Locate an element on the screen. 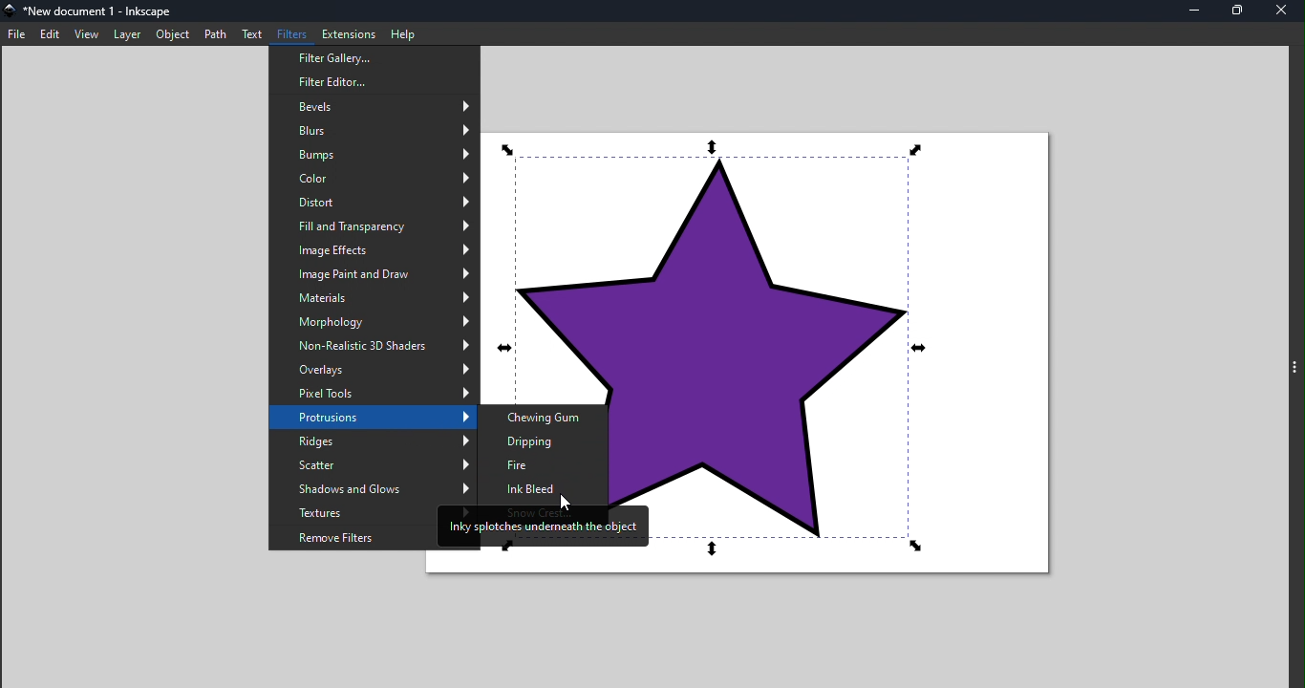  Inky splotches underneath the object is located at coordinates (546, 527).